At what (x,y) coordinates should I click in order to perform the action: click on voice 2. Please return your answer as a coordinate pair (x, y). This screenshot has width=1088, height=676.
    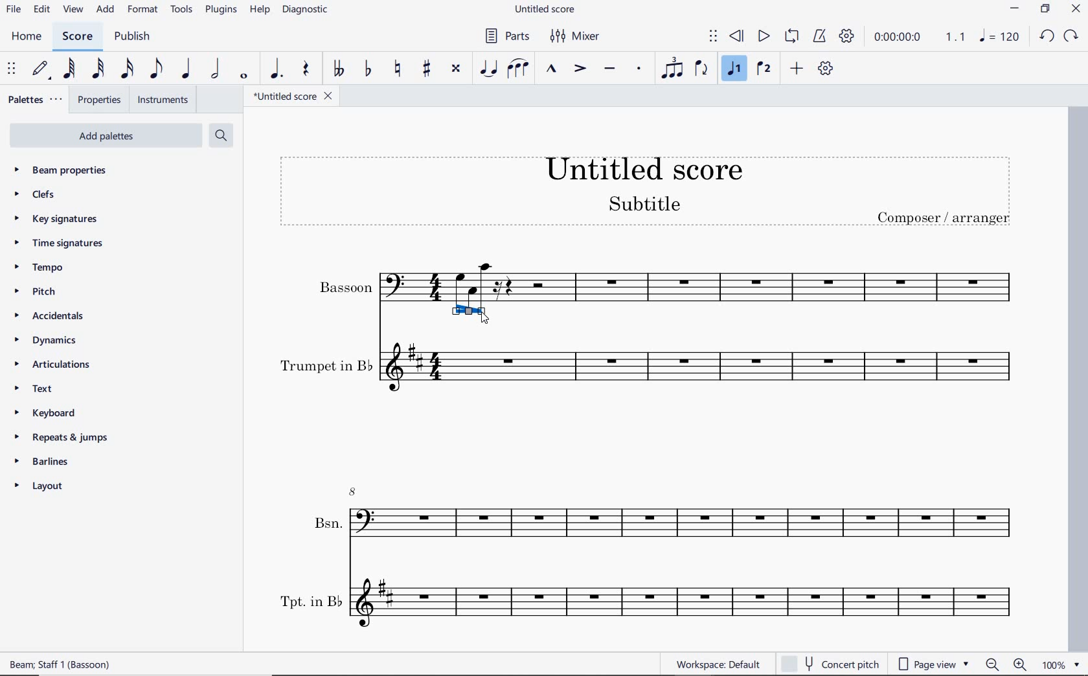
    Looking at the image, I should click on (764, 69).